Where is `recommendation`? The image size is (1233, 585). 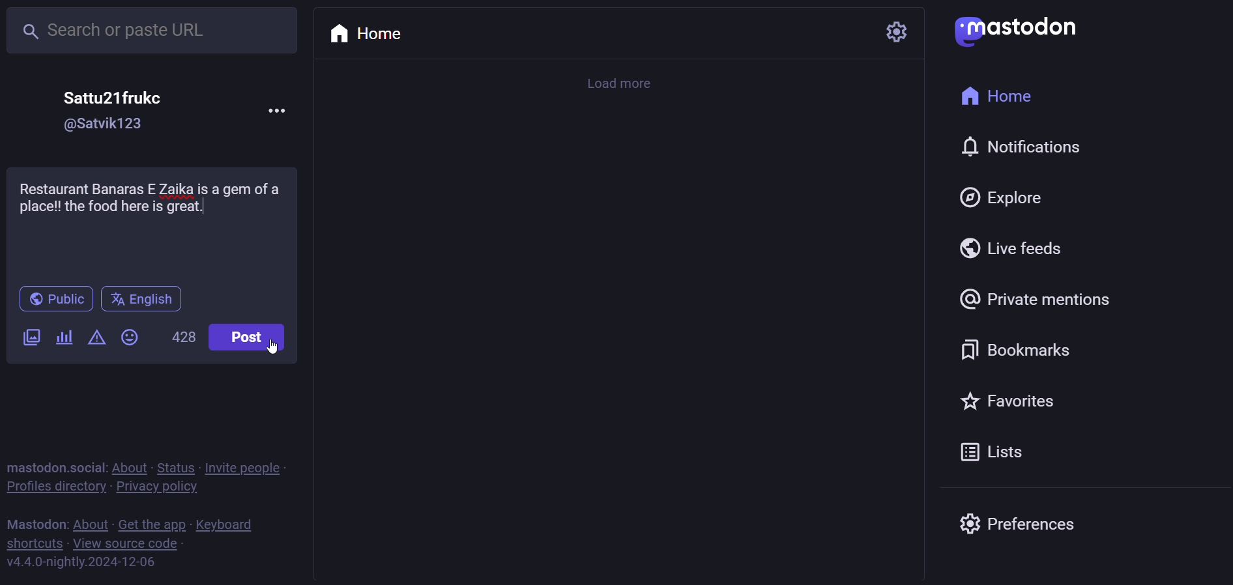
recommendation is located at coordinates (146, 197).